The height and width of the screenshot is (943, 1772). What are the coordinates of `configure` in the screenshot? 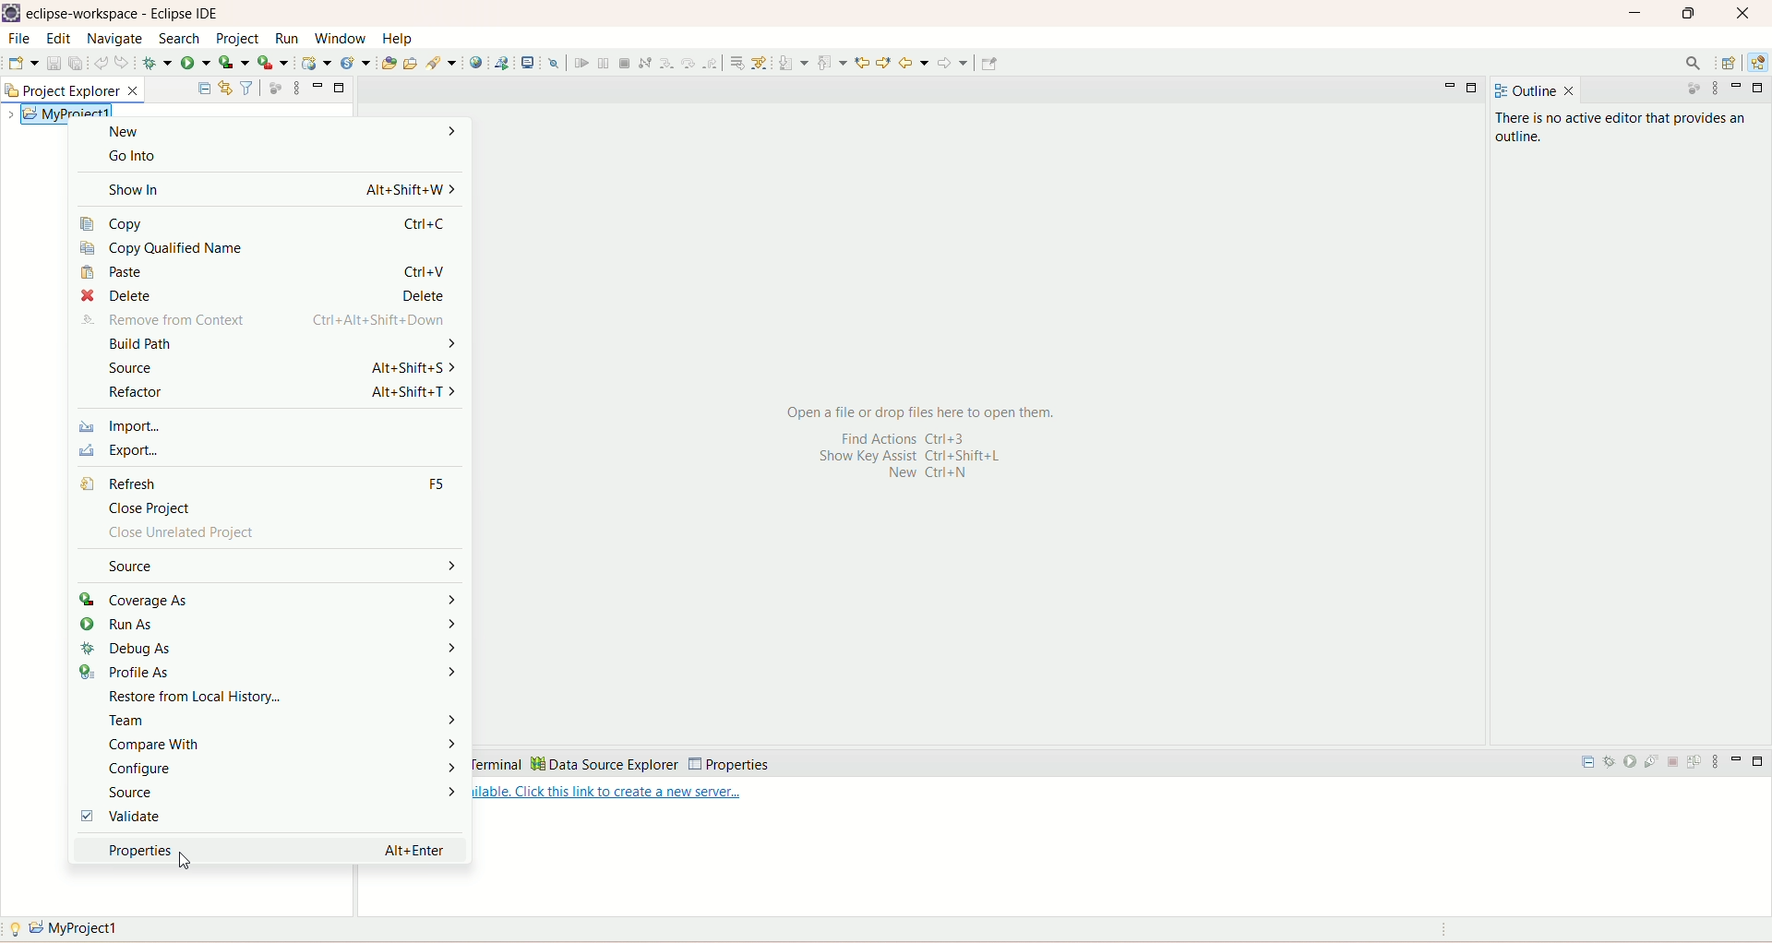 It's located at (274, 769).